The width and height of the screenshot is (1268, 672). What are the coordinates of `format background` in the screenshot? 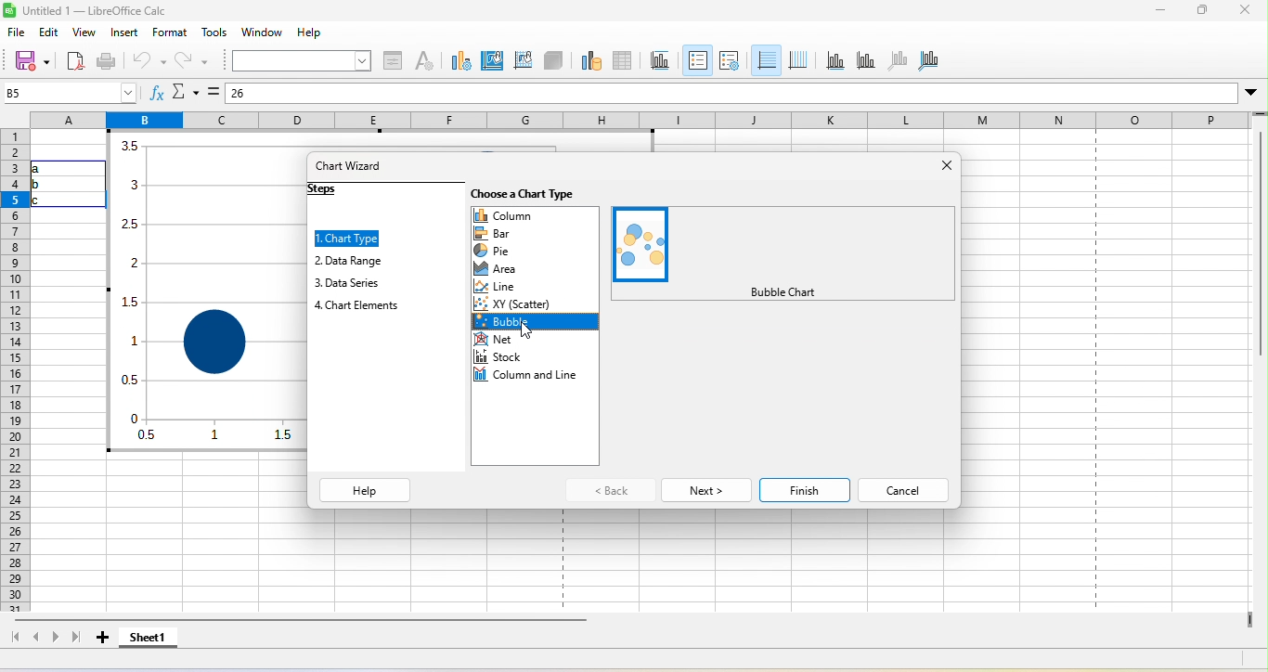 It's located at (491, 63).